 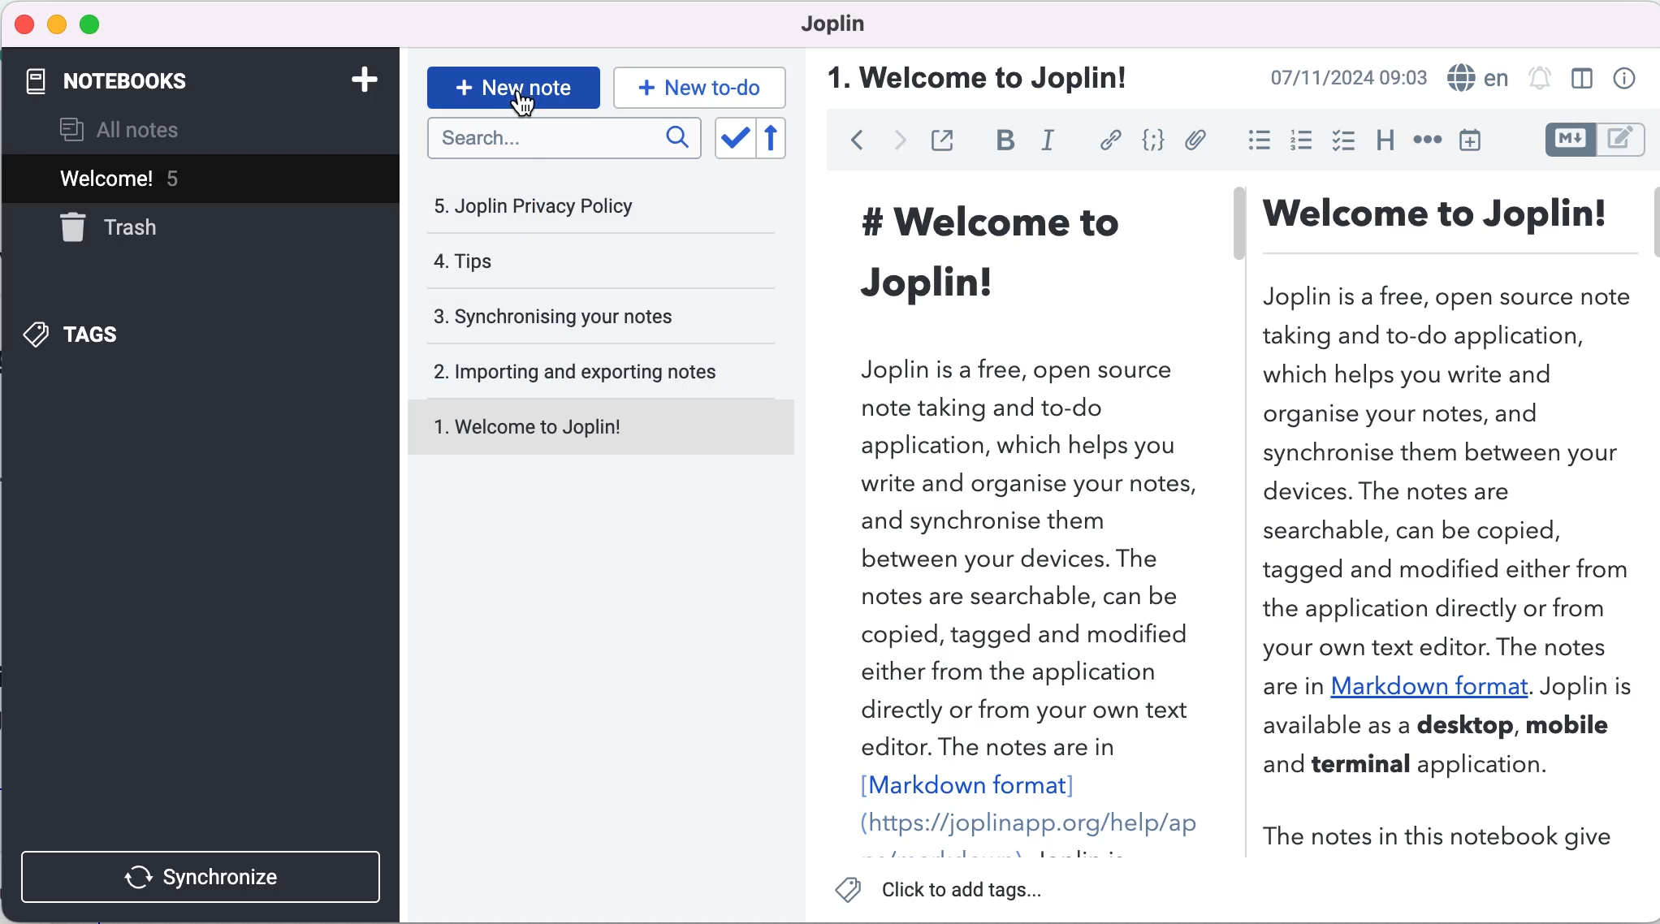 I want to click on minimize, so click(x=57, y=22).